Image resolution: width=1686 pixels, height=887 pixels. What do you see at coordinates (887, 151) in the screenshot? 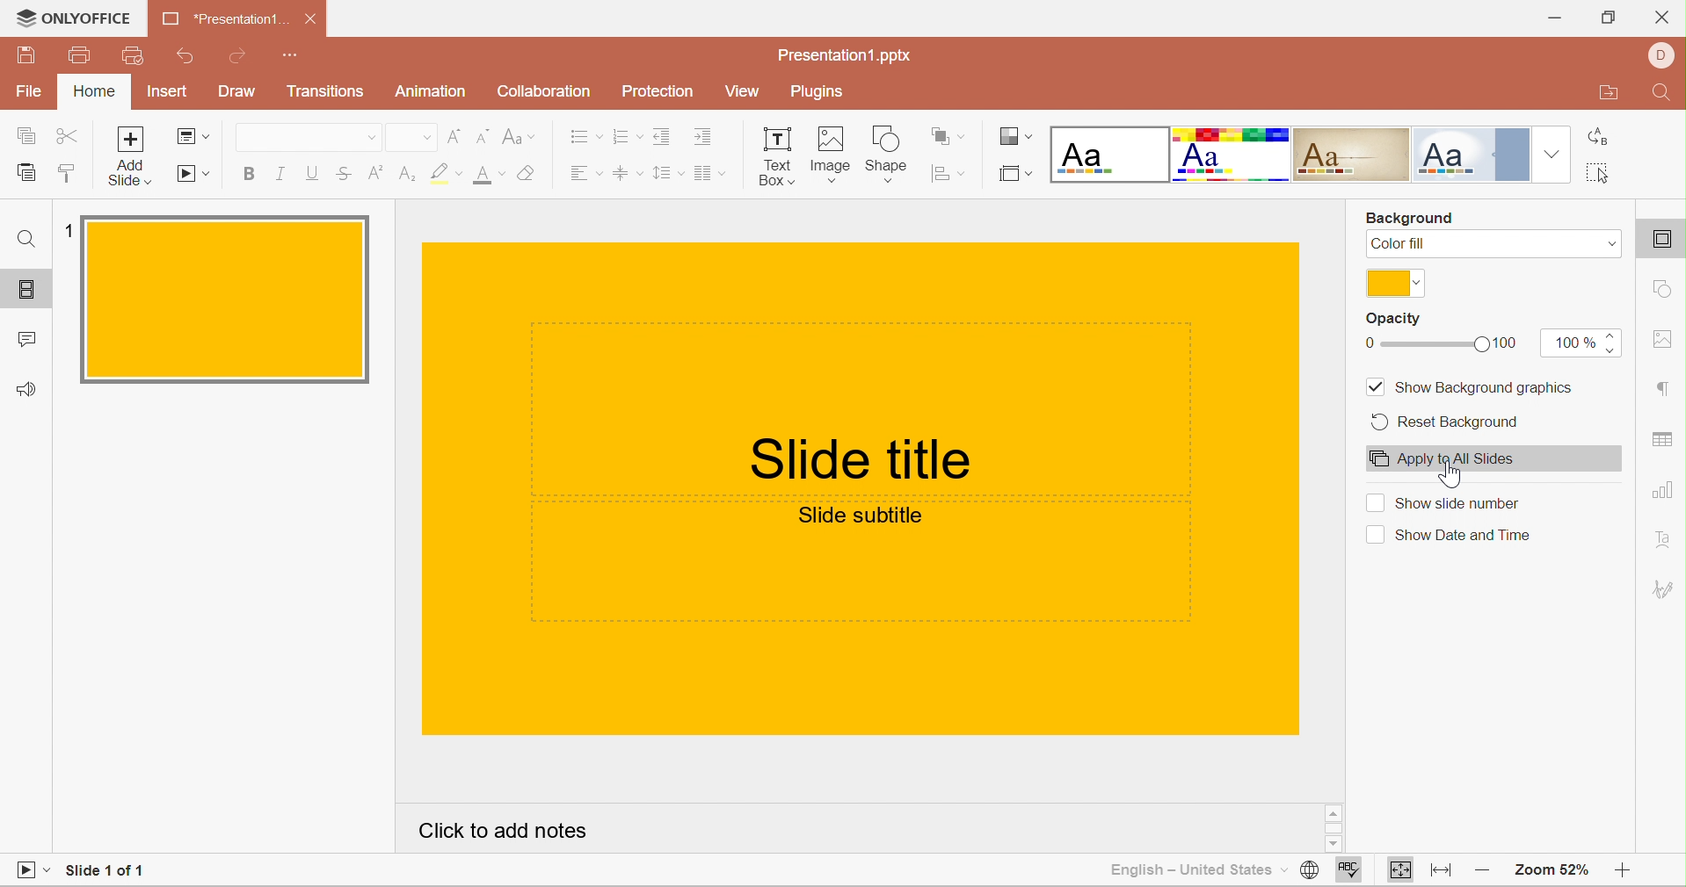
I see `Shape` at bounding box center [887, 151].